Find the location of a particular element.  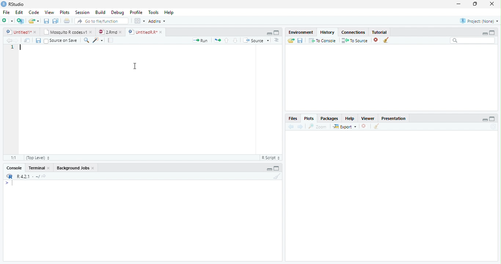

Addins is located at coordinates (157, 21).